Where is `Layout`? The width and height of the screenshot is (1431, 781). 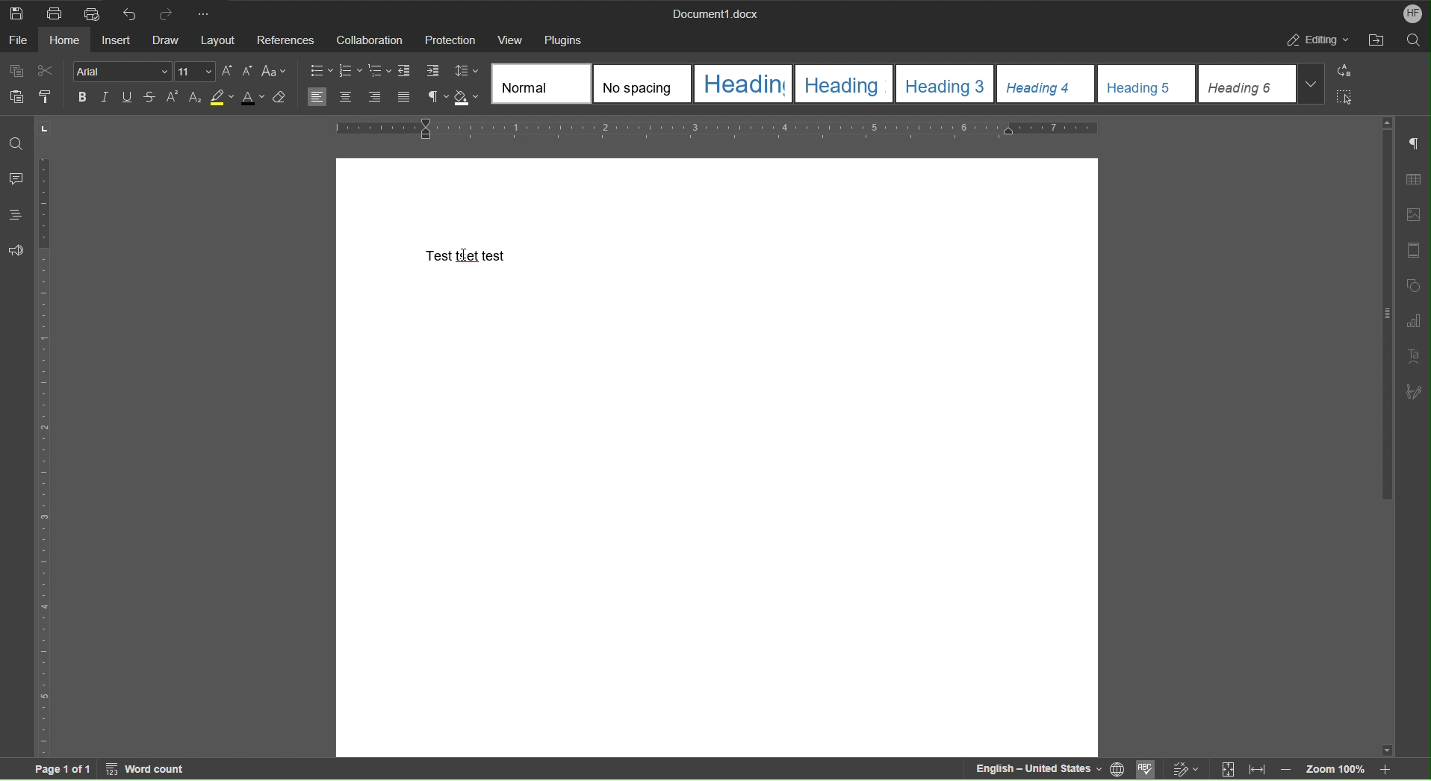
Layout is located at coordinates (220, 40).